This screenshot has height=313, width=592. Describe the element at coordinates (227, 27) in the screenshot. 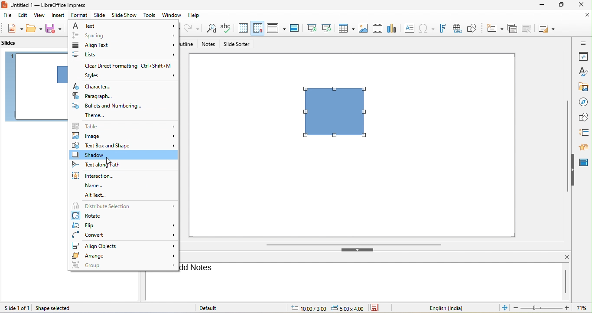

I see `spelling` at that location.